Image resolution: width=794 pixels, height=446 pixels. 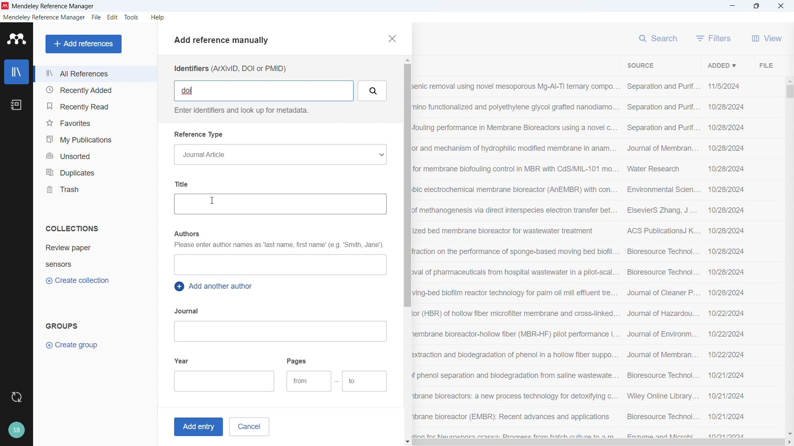 I want to click on Unsorted , so click(x=95, y=155).